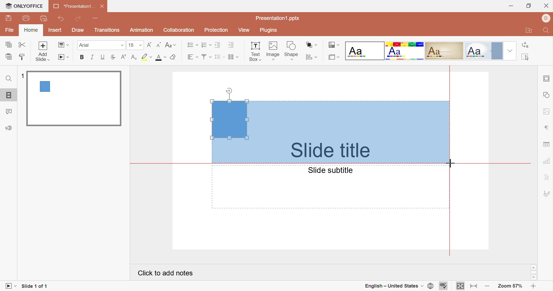 The width and height of the screenshot is (553, 291). I want to click on Select all, so click(526, 57).